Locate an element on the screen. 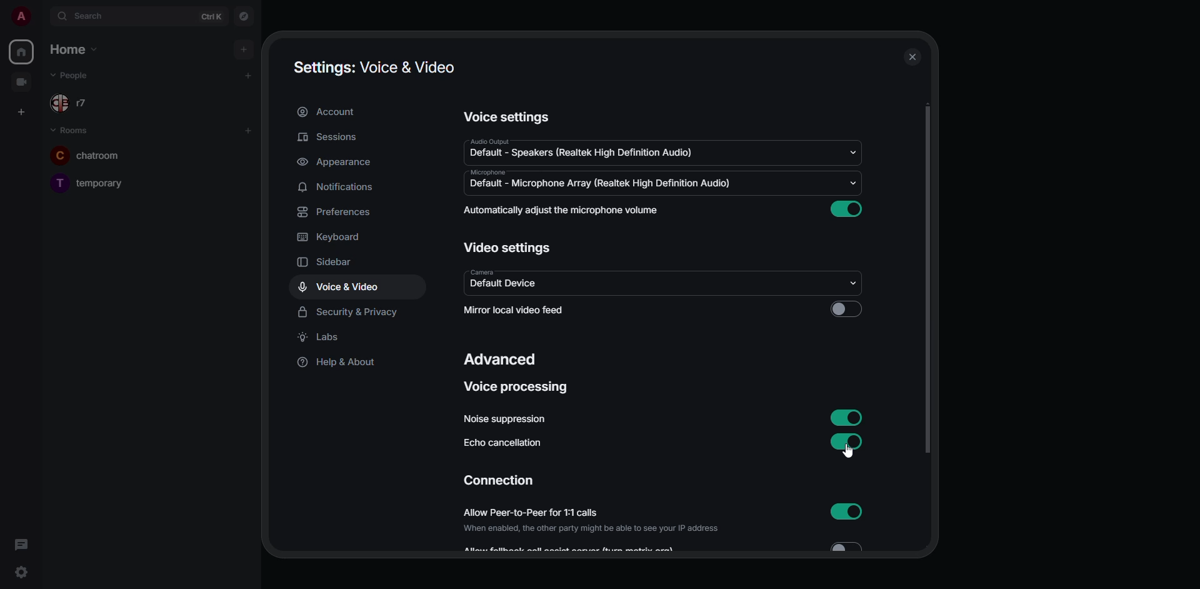 Image resolution: width=1200 pixels, height=589 pixels. security & privacy is located at coordinates (351, 313).